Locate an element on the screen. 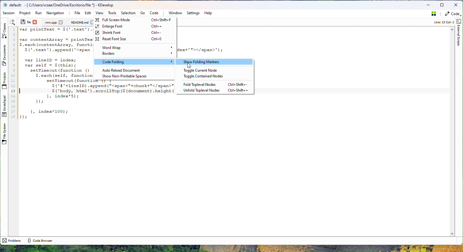 The height and width of the screenshot is (252, 463). Code Folding is located at coordinates (135, 62).